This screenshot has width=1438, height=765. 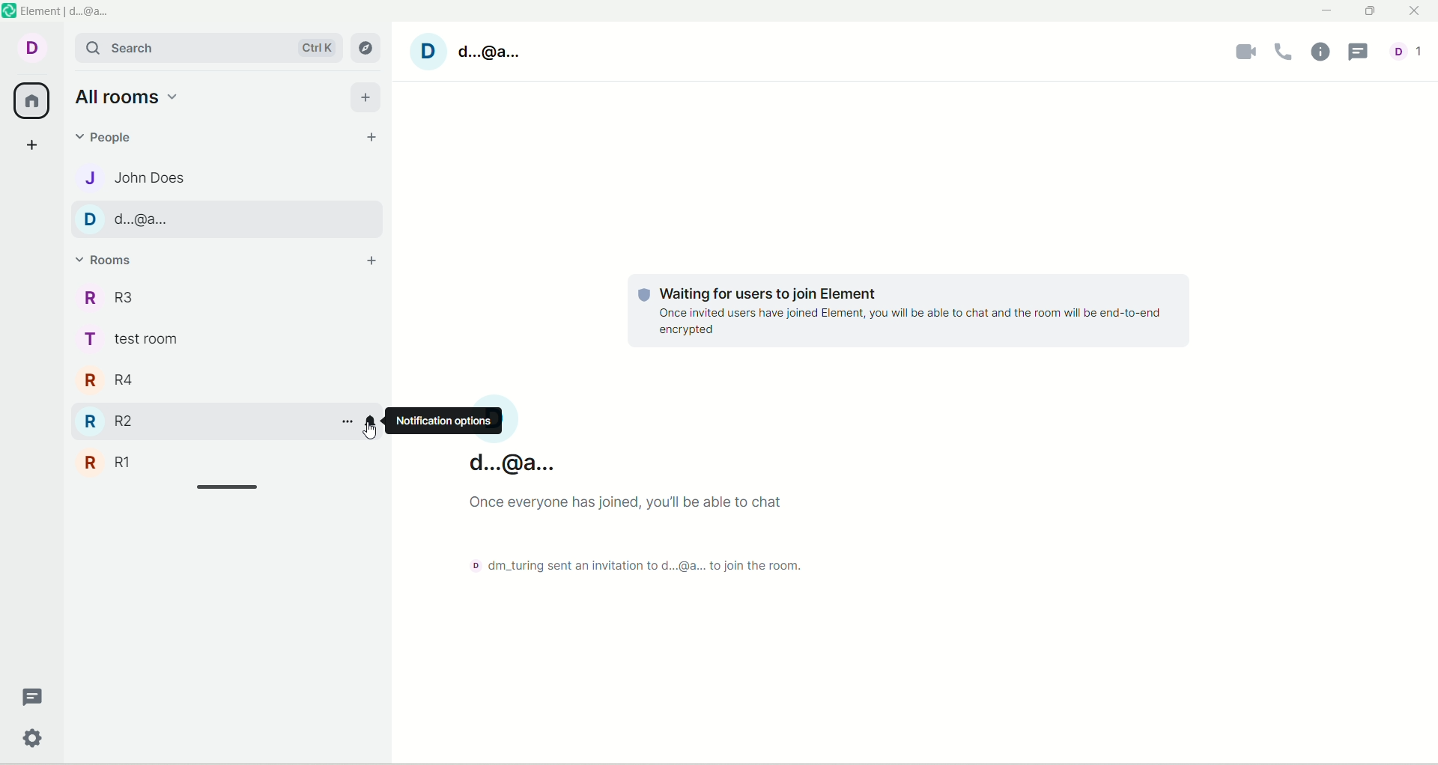 What do you see at coordinates (136, 420) in the screenshot?
I see `room 2 ` at bounding box center [136, 420].